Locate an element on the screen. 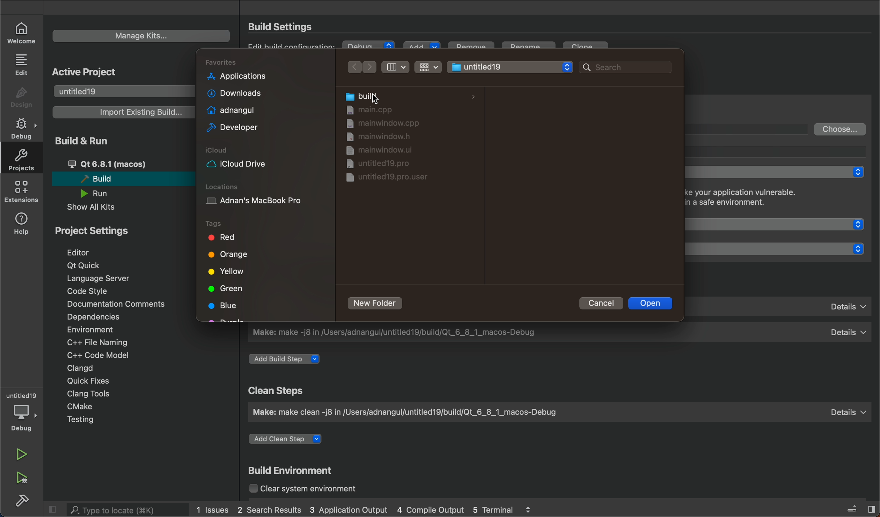 This screenshot has width=880, height=517. cloud is located at coordinates (264, 158).